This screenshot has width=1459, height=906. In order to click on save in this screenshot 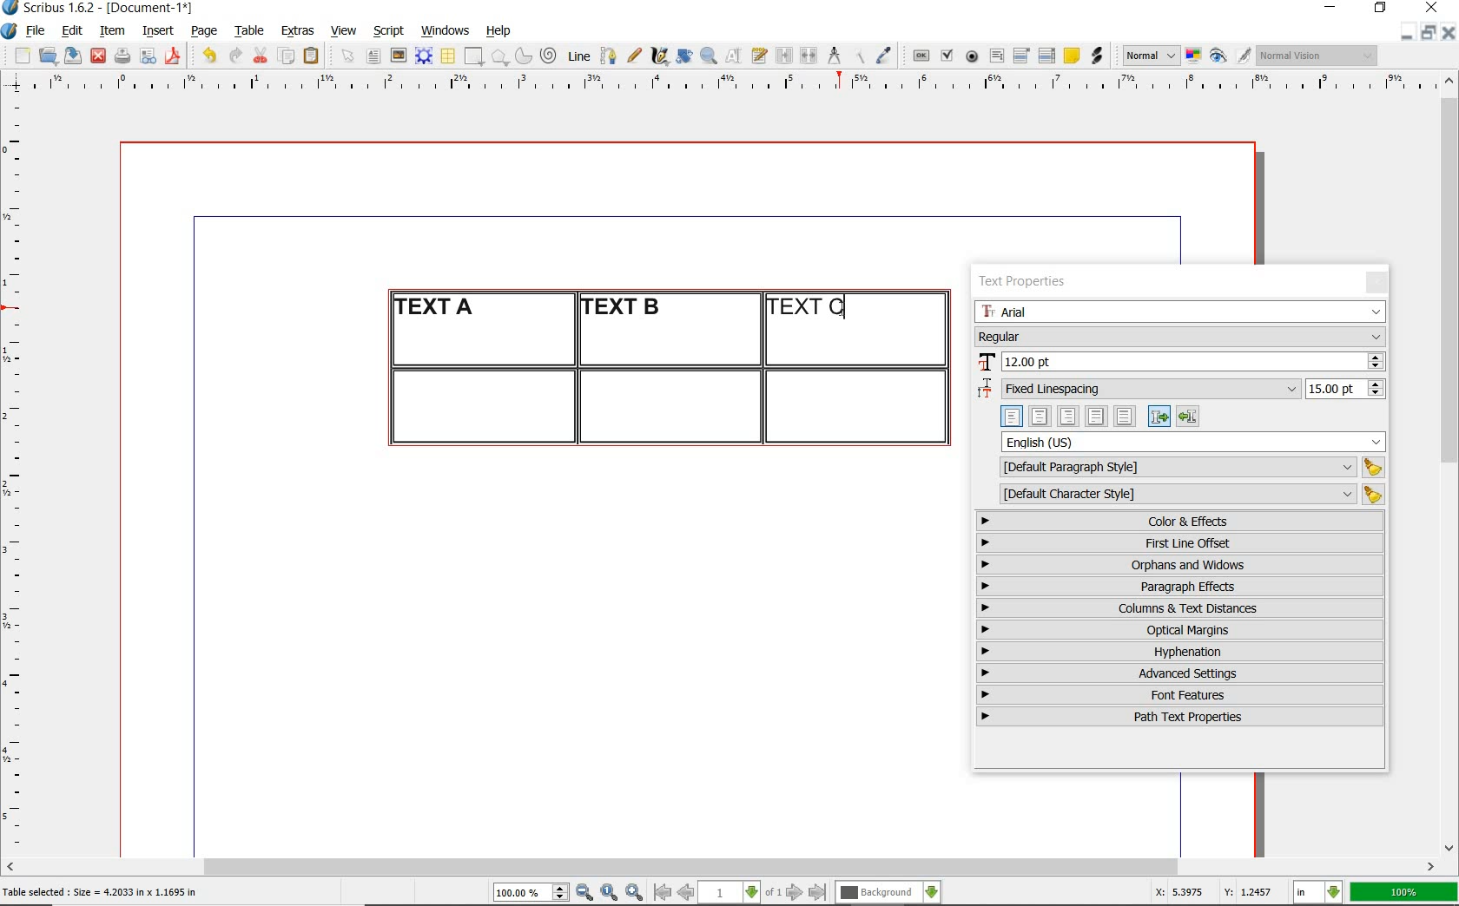, I will do `click(70, 56)`.